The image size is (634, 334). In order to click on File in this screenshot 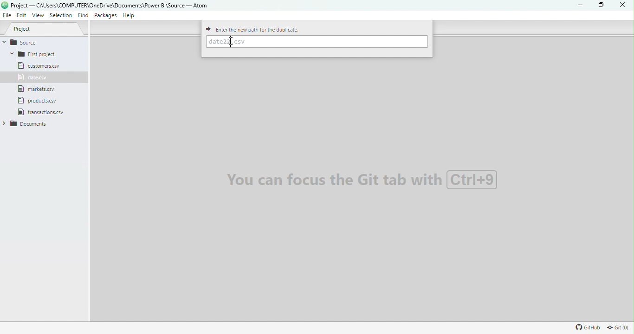, I will do `click(39, 101)`.